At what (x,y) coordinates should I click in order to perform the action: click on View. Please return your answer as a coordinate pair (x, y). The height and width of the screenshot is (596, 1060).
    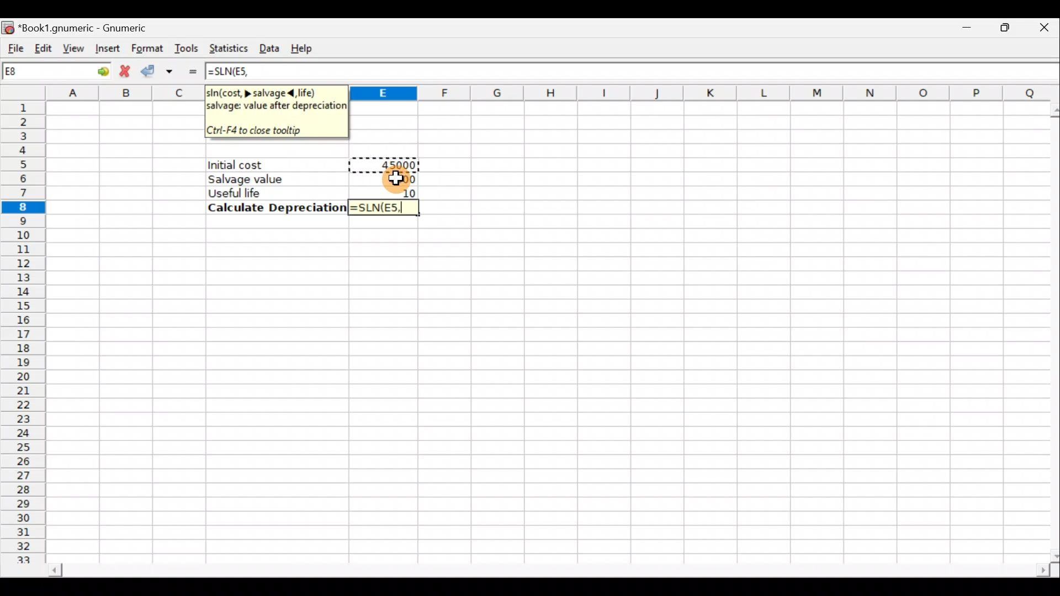
    Looking at the image, I should click on (73, 46).